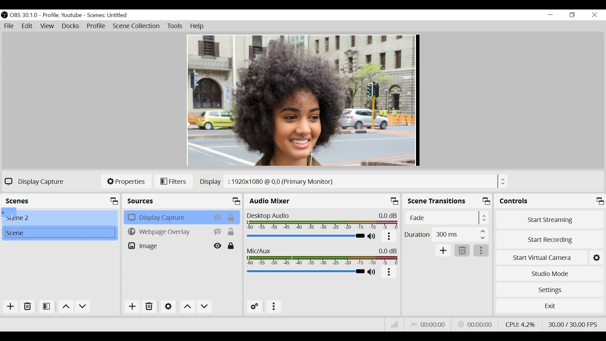  I want to click on Duration, so click(447, 235).